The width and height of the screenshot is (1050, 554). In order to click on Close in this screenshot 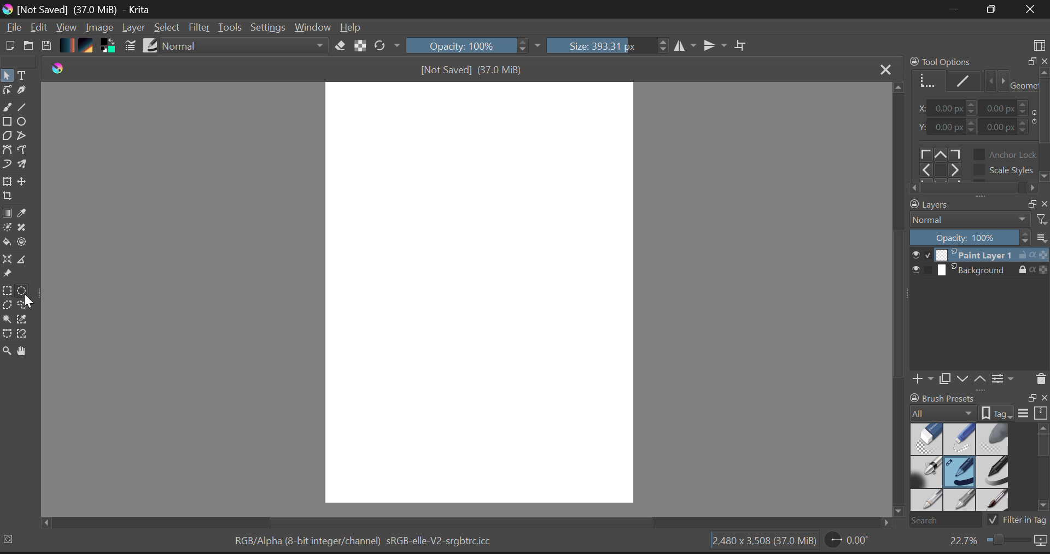, I will do `click(883, 68)`.